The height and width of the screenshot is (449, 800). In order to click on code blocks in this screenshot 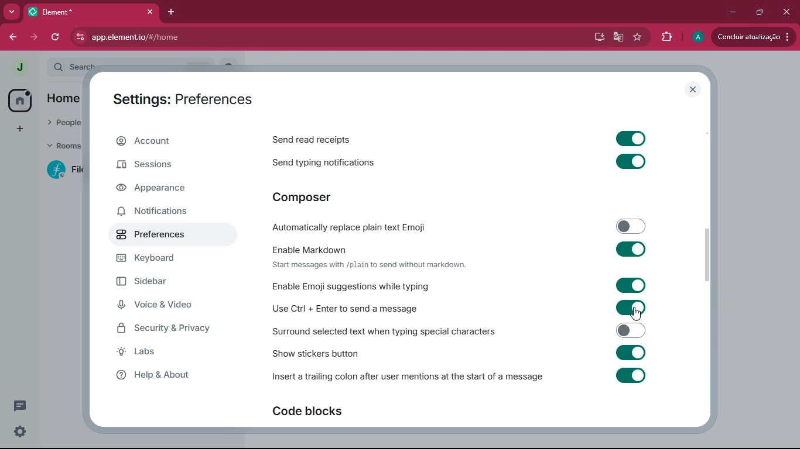, I will do `click(319, 412)`.